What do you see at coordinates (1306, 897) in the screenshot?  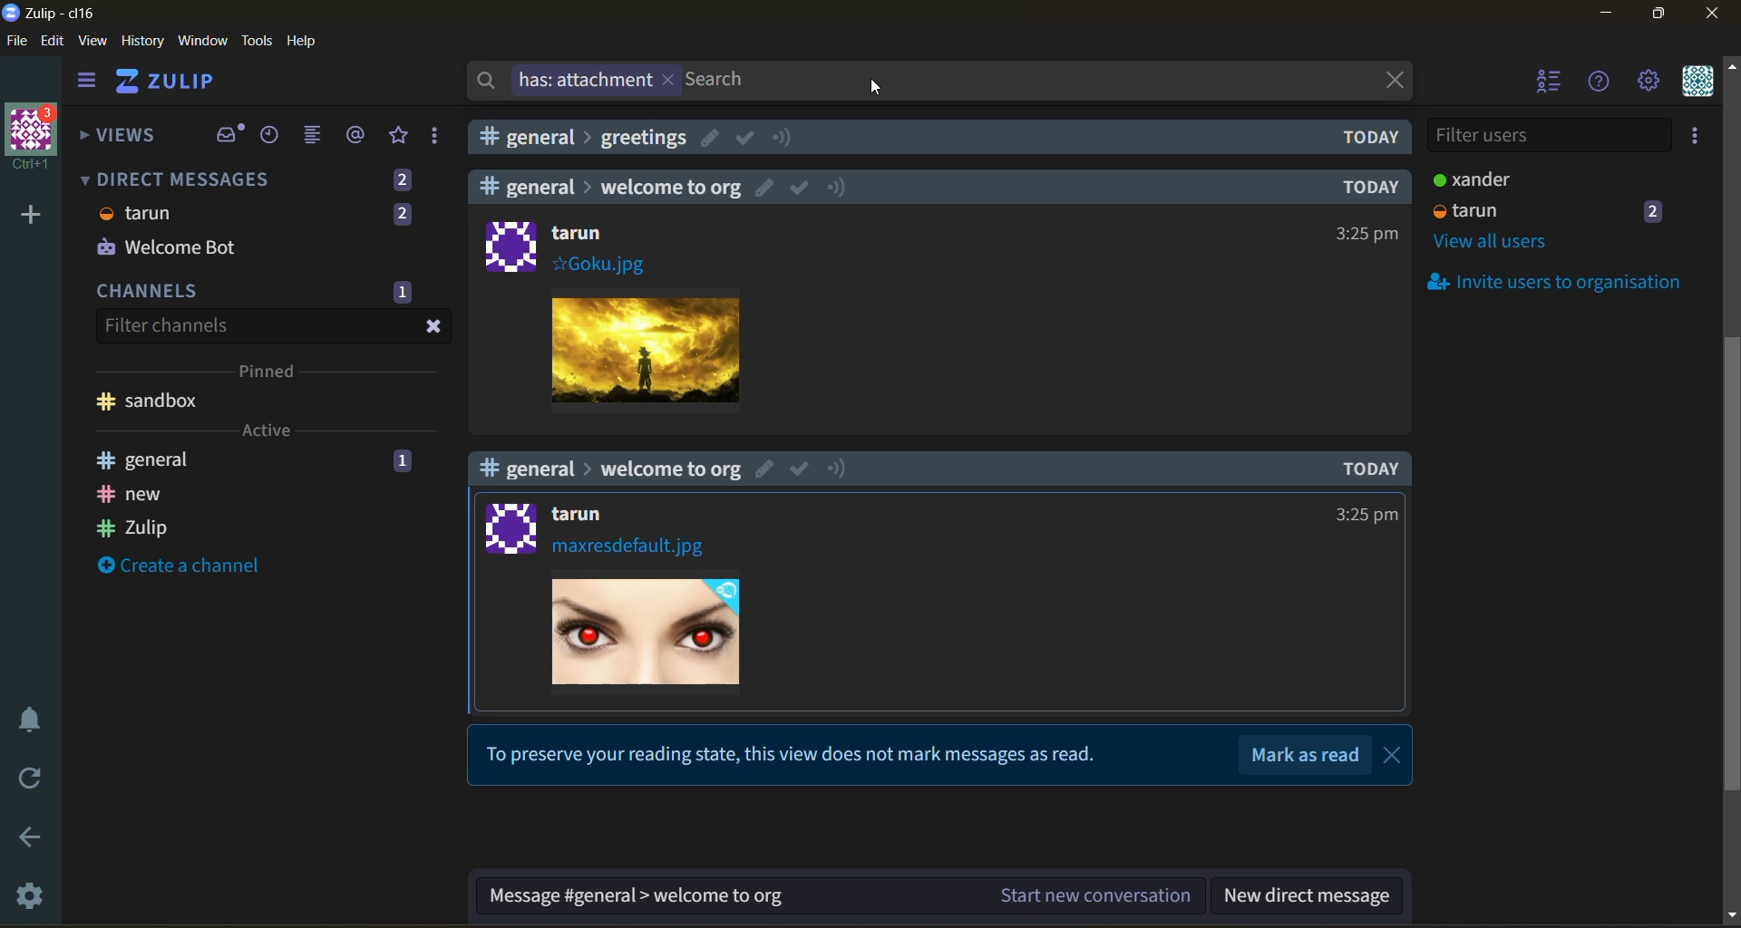 I see `new direct message` at bounding box center [1306, 897].